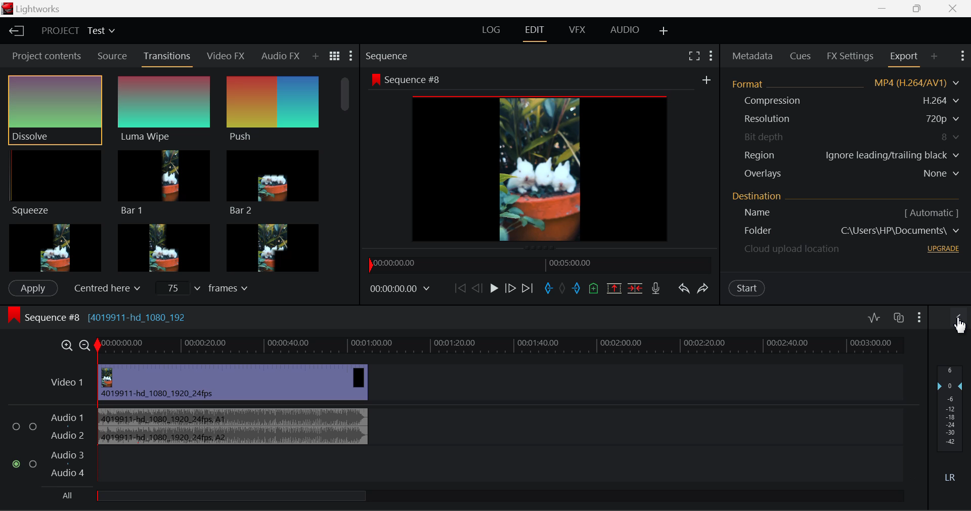 The width and height of the screenshot is (971, 511). Describe the element at coordinates (845, 137) in the screenshot. I see `Bit depth` at that location.